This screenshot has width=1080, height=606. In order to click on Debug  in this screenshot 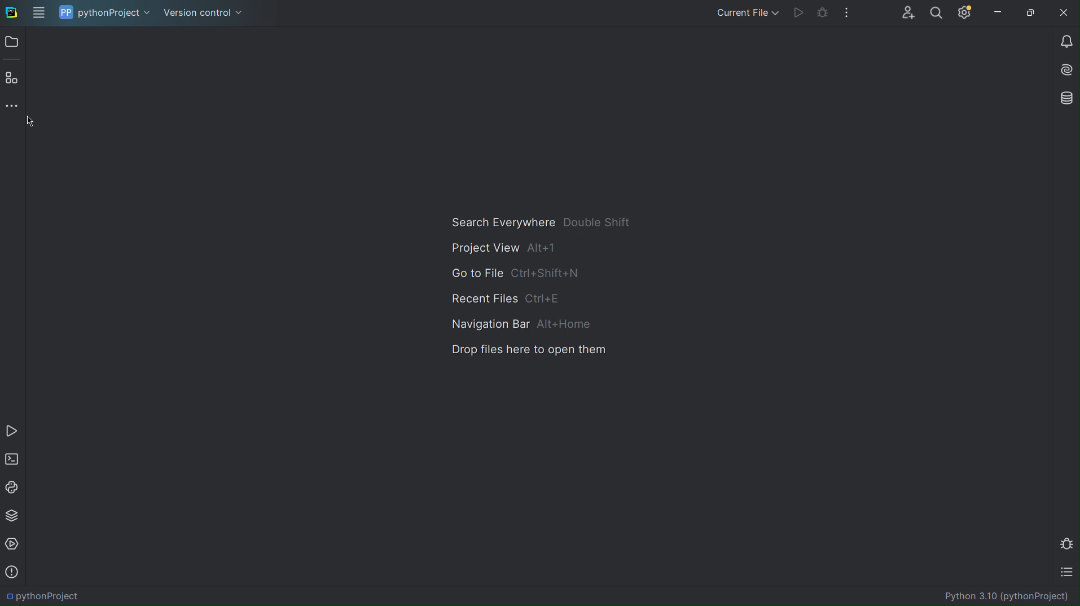, I will do `click(824, 14)`.